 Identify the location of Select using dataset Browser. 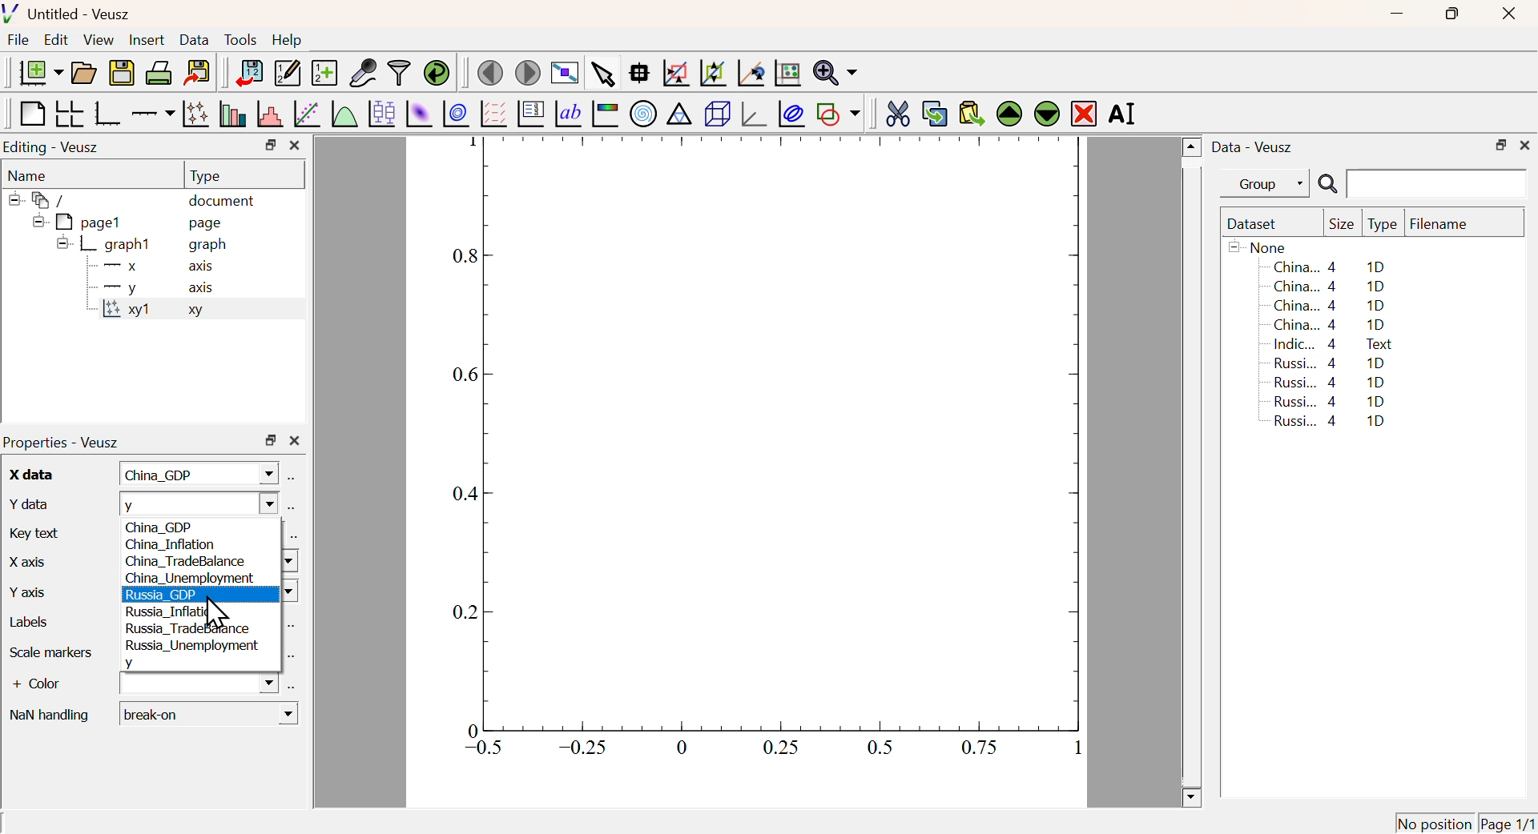
(293, 685).